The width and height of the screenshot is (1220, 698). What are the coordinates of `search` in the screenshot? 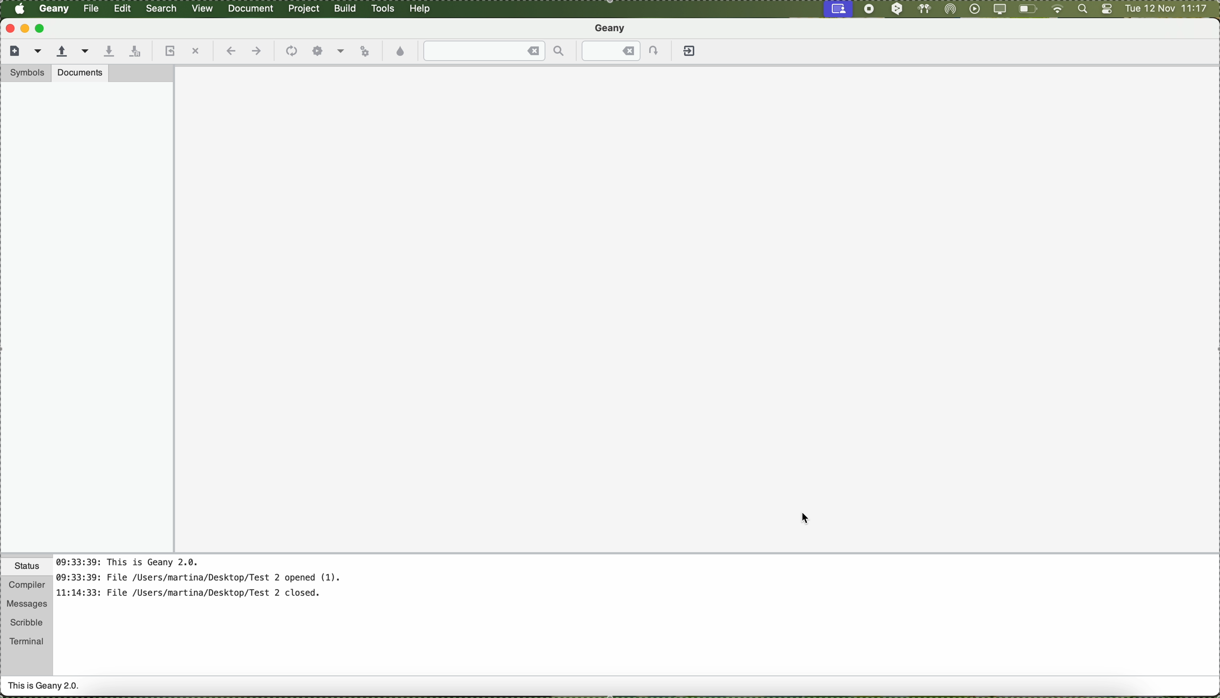 It's located at (162, 9).